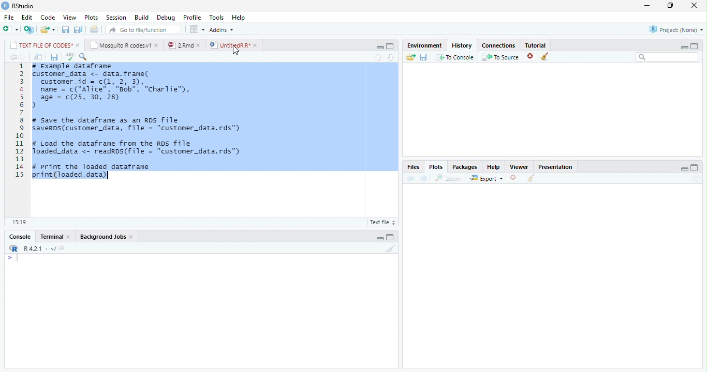 Image resolution: width=707 pixels, height=372 pixels. Describe the element at coordinates (48, 29) in the screenshot. I see `open file` at that location.